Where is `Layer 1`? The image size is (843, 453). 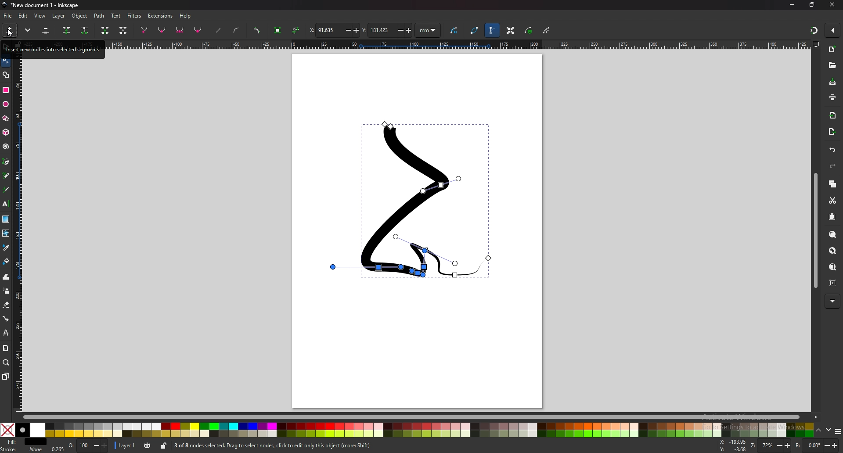 Layer 1 is located at coordinates (133, 446).